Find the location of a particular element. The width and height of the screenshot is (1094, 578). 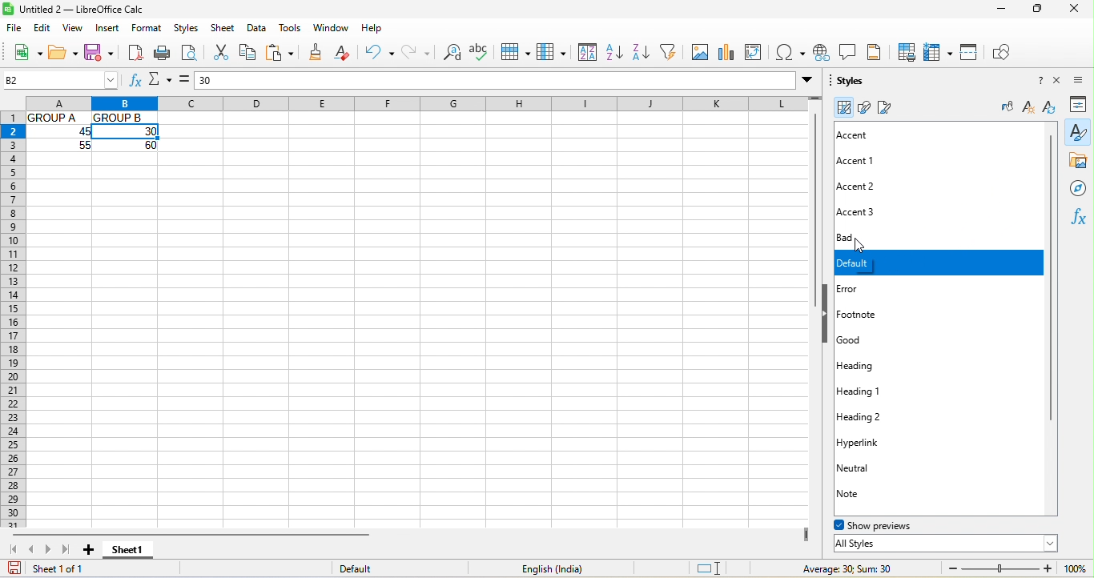

sidebar settings is located at coordinates (1083, 81).